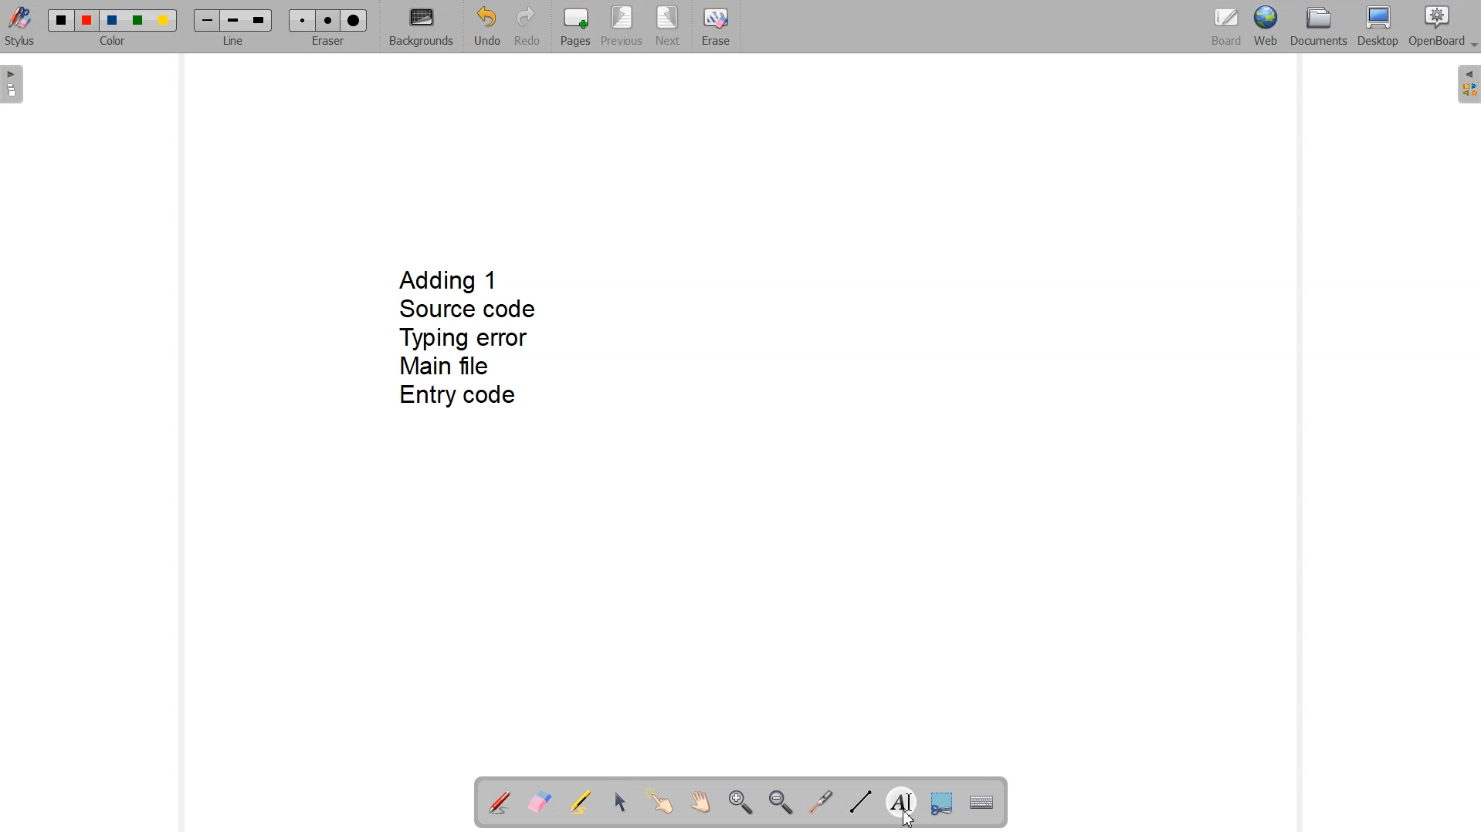  I want to click on Board, so click(1227, 27).